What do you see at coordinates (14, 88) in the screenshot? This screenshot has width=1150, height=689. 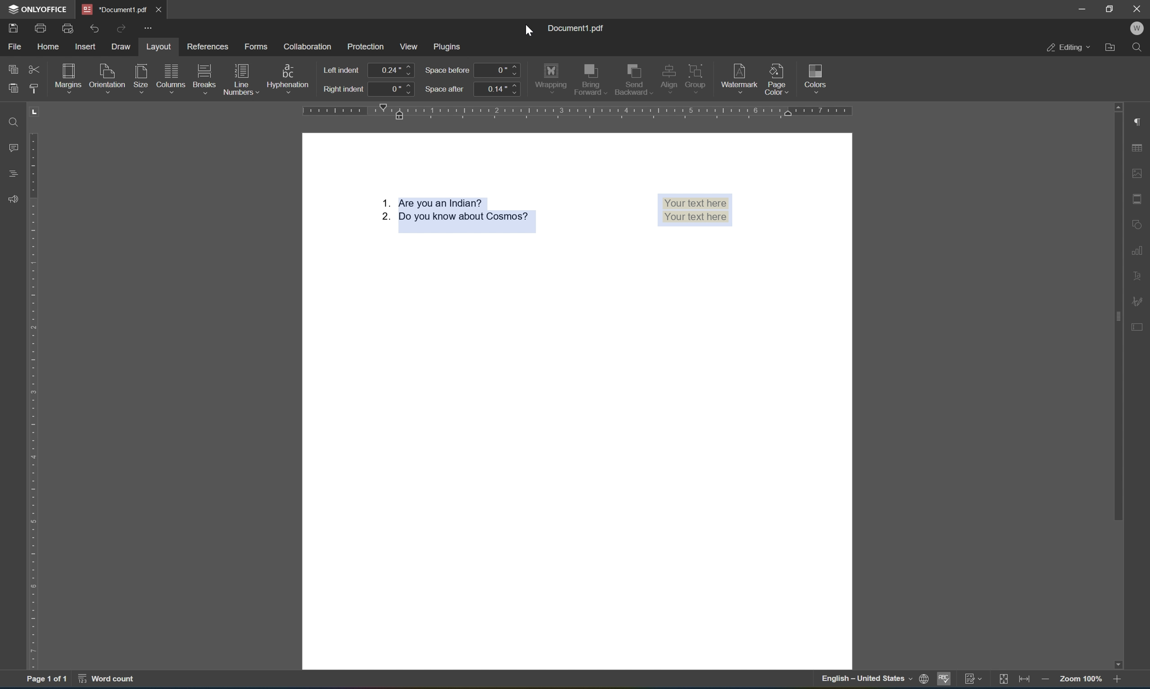 I see `paste` at bounding box center [14, 88].